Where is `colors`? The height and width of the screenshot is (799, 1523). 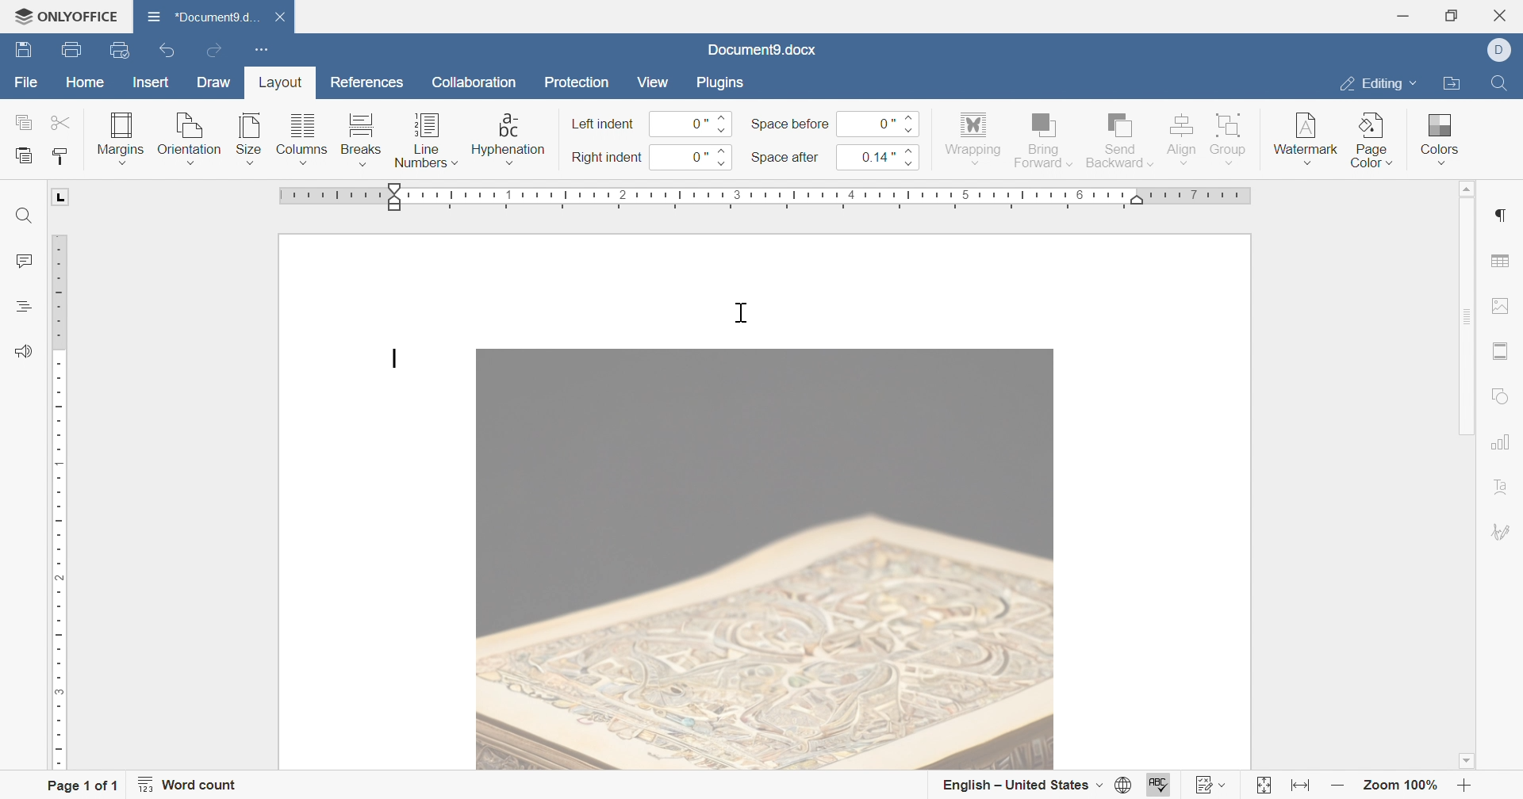 colors is located at coordinates (1437, 133).